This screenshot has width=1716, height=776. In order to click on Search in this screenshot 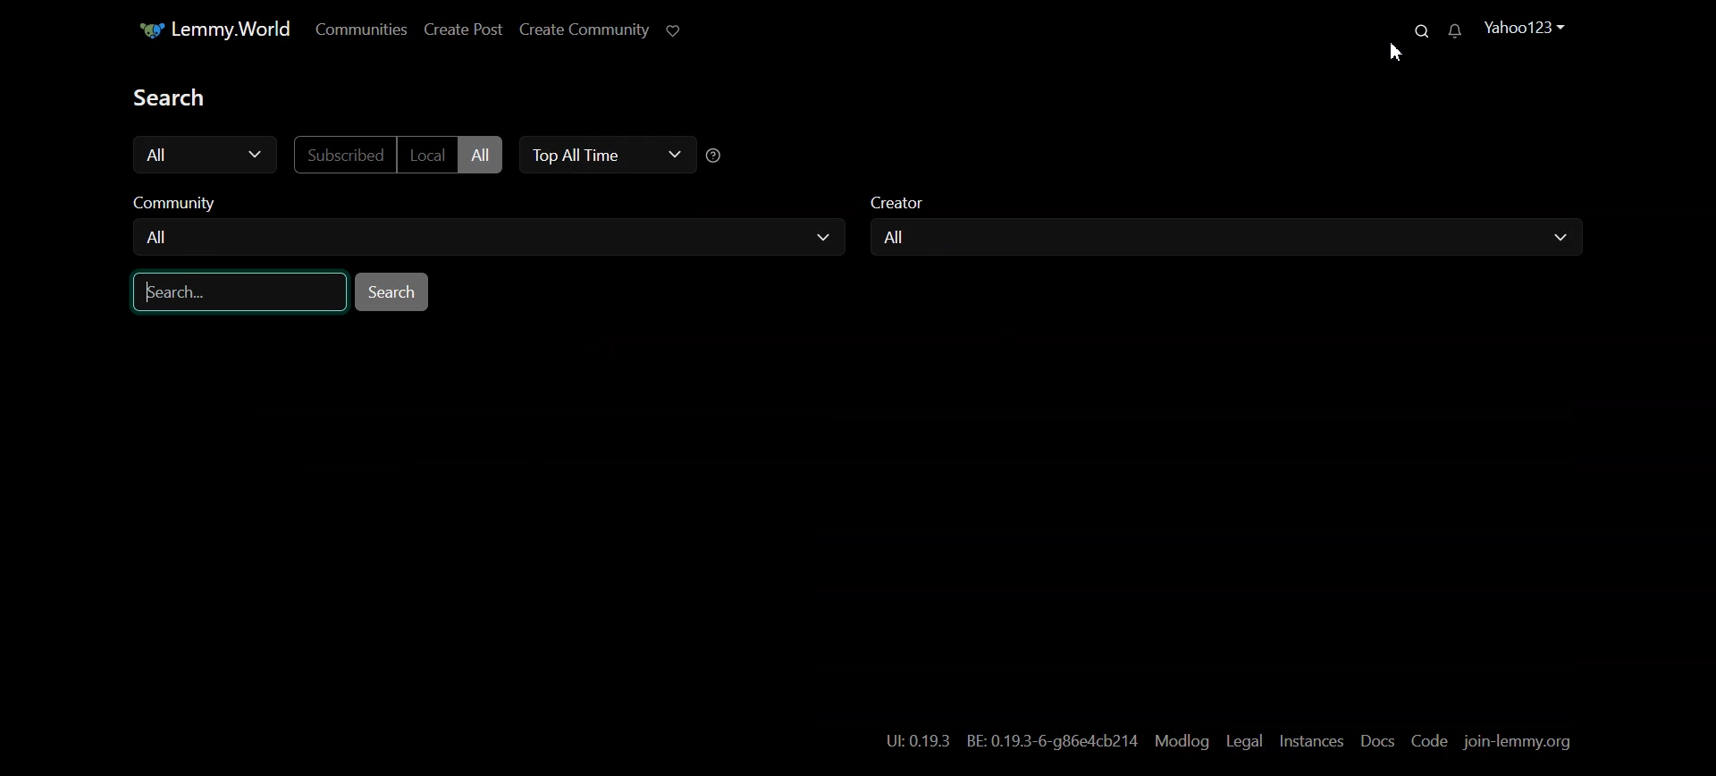, I will do `click(395, 291)`.